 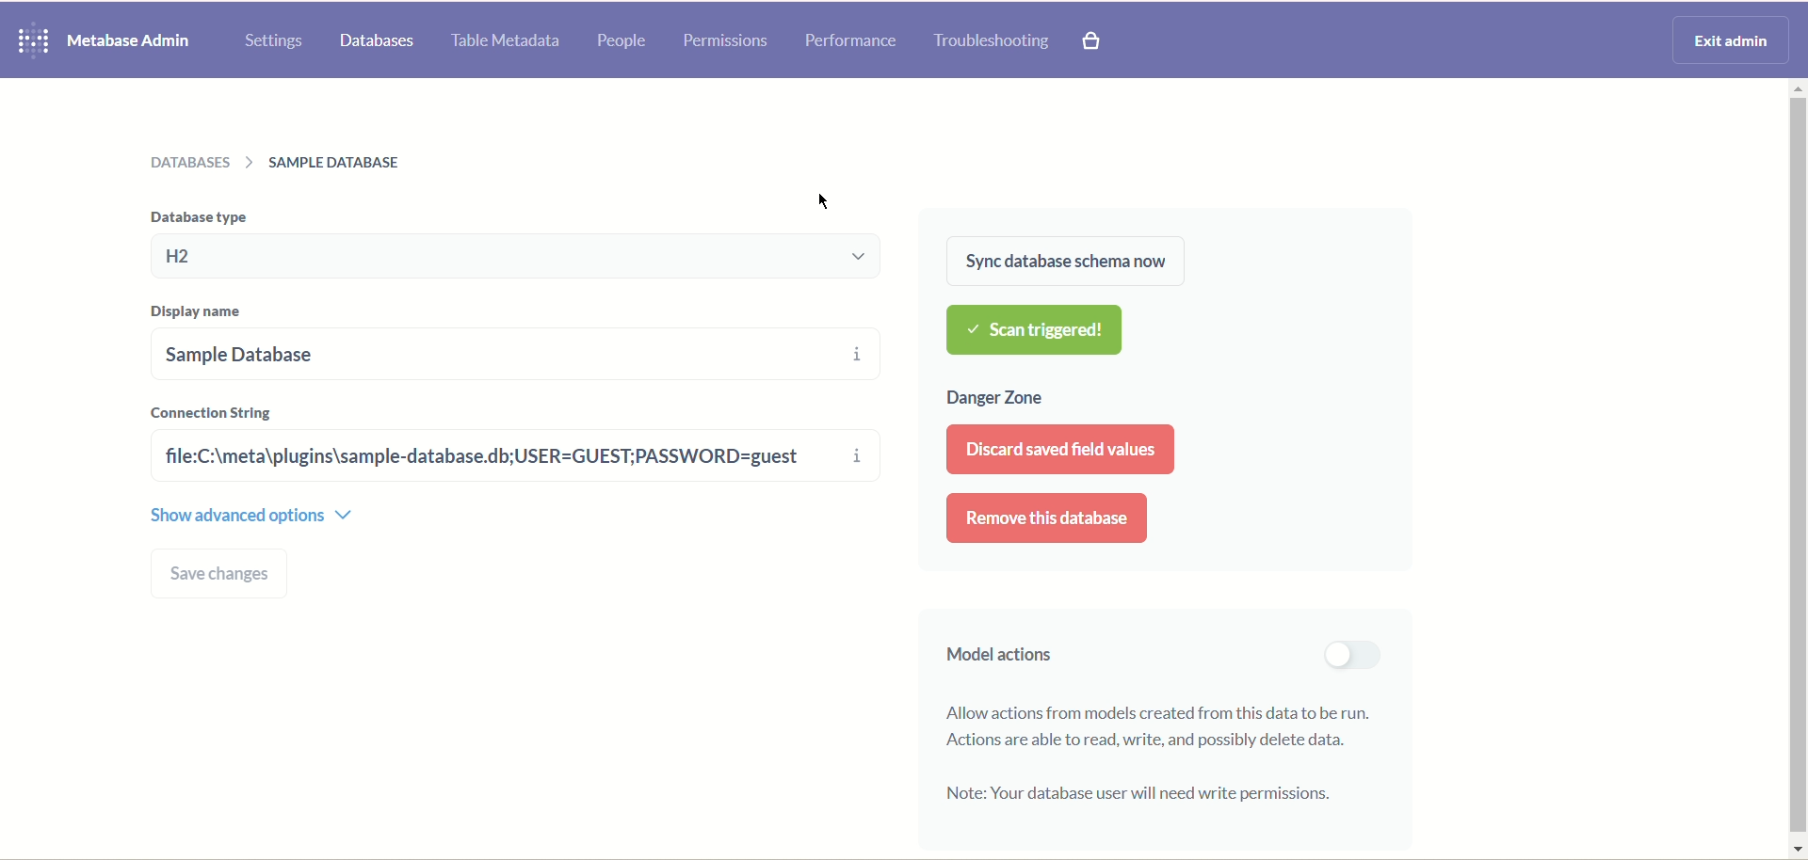 I want to click on cursor, so click(x=830, y=199).